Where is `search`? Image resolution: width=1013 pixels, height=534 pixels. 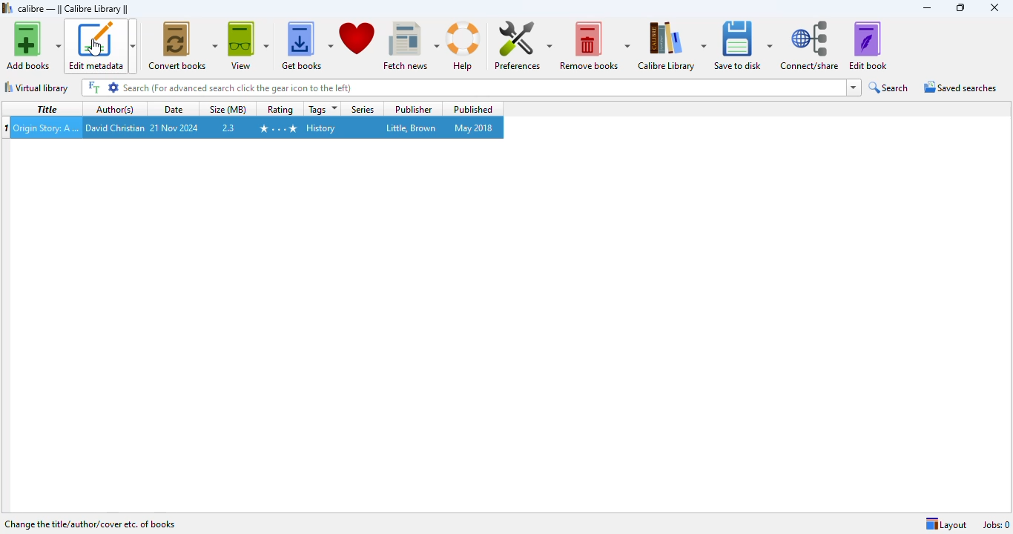 search is located at coordinates (463, 88).